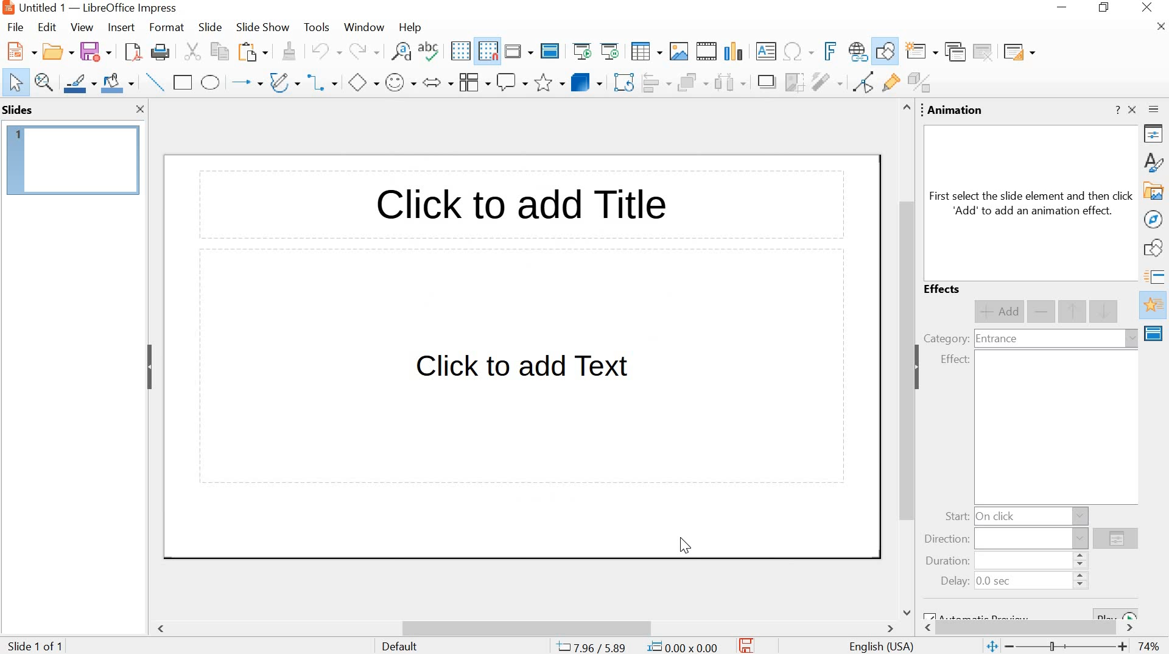 This screenshot has width=1169, height=654. What do you see at coordinates (472, 82) in the screenshot?
I see `flowchart` at bounding box center [472, 82].